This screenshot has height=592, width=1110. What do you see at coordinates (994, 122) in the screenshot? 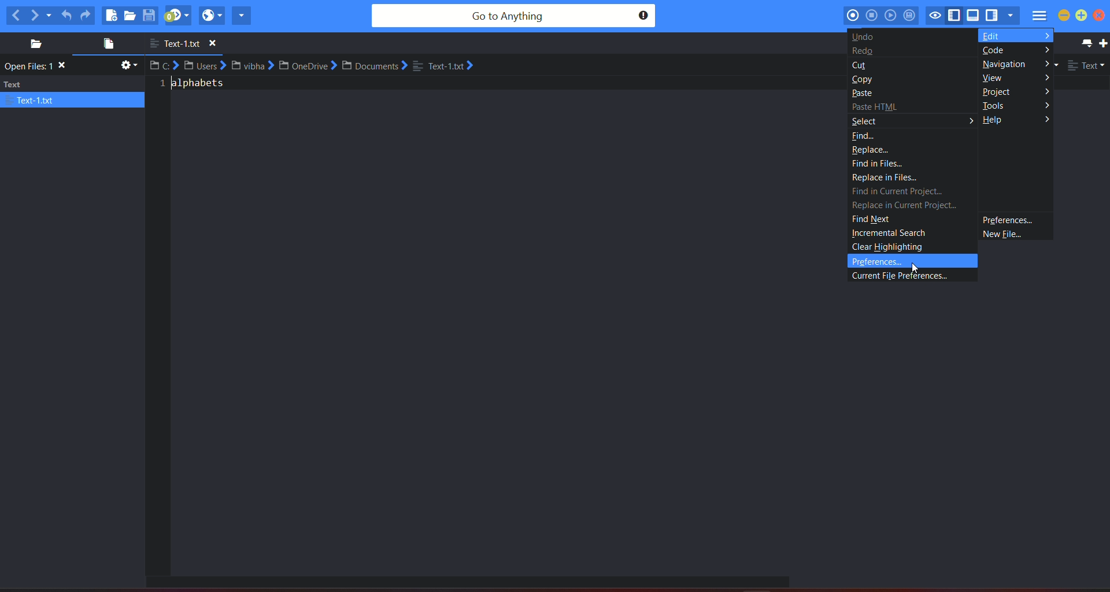
I see `help` at bounding box center [994, 122].